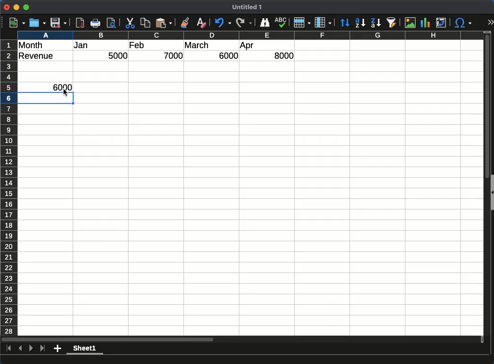  What do you see at coordinates (344, 23) in the screenshot?
I see `sort` at bounding box center [344, 23].